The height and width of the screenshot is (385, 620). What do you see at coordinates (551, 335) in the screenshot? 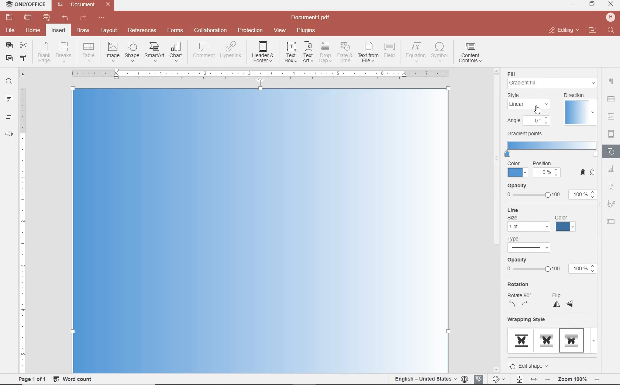
I see `BEHIND TEXT` at bounding box center [551, 335].